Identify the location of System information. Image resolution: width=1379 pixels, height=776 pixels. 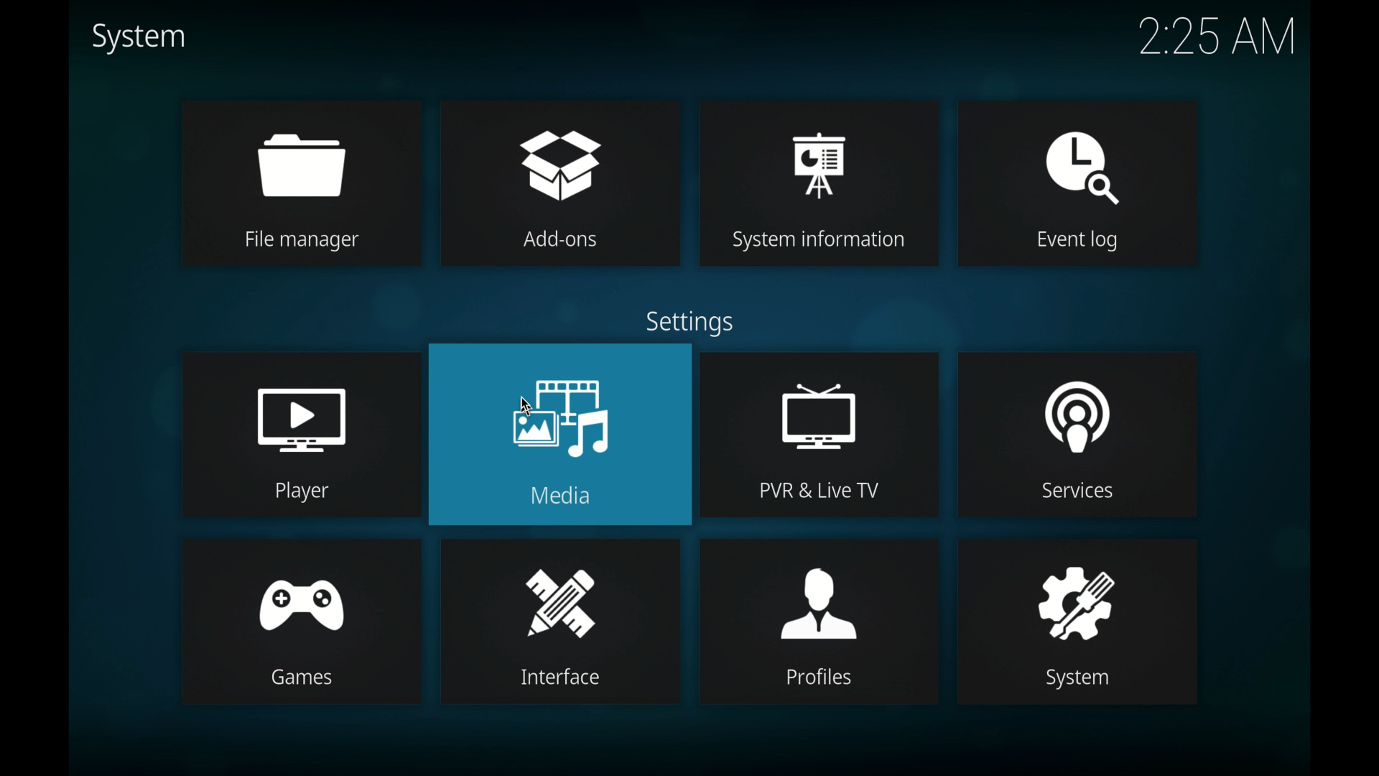
(817, 241).